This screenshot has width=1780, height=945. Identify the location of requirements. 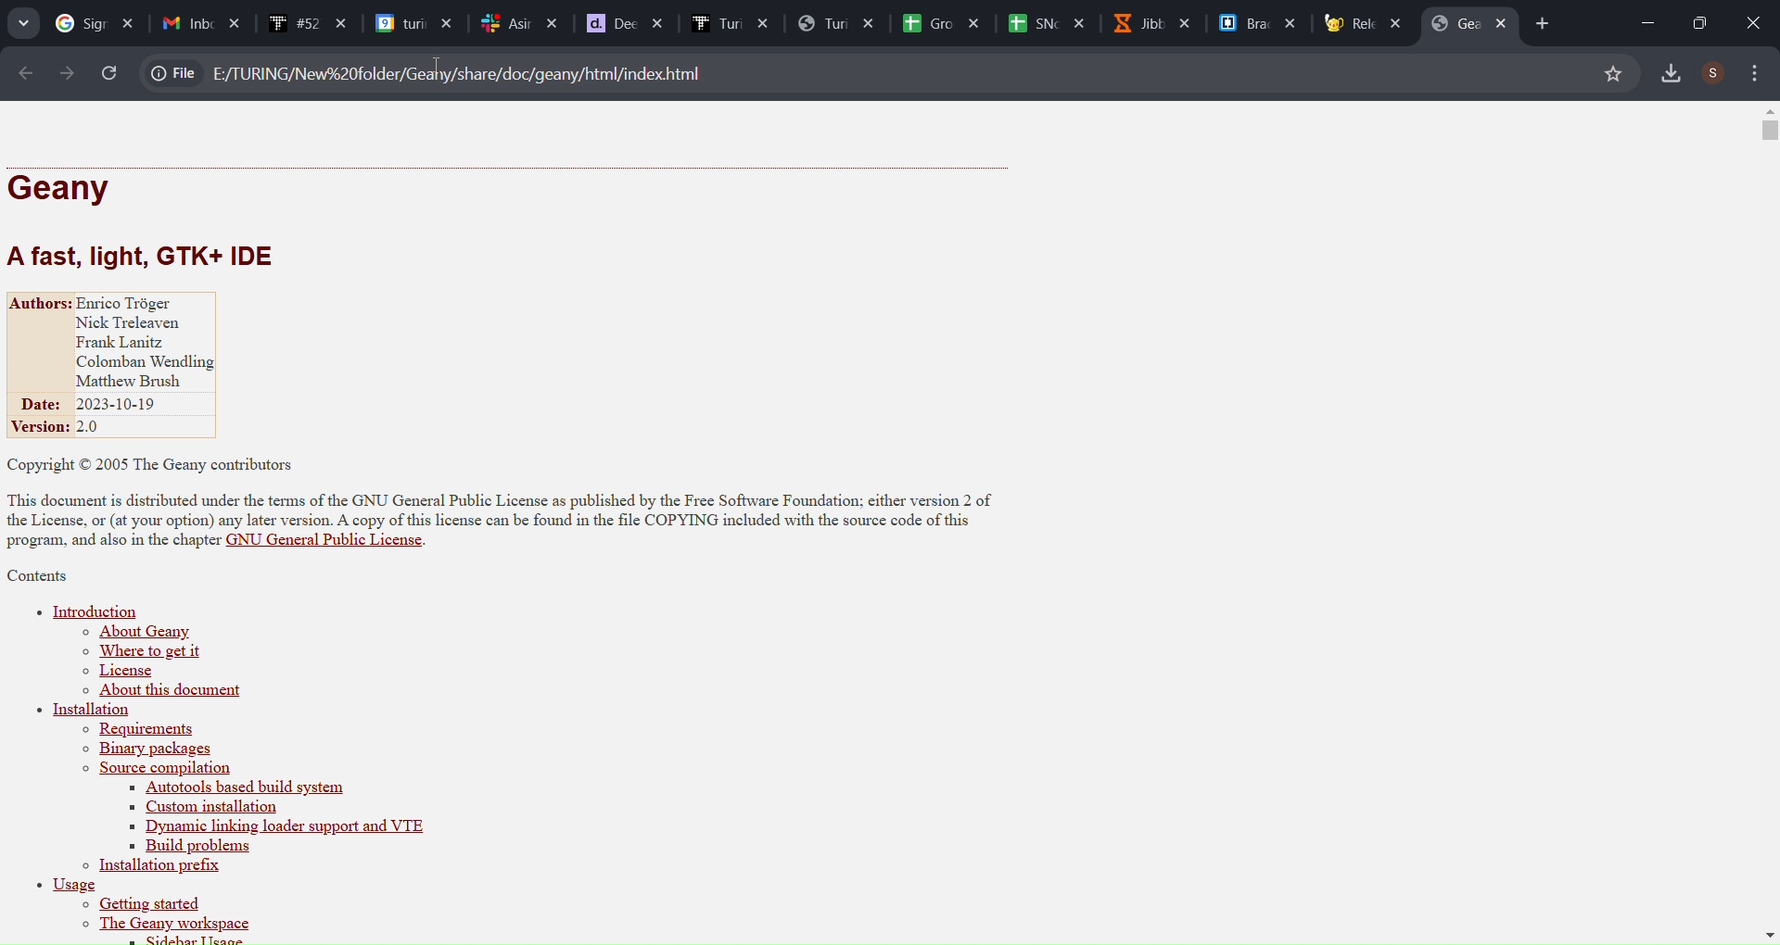
(140, 730).